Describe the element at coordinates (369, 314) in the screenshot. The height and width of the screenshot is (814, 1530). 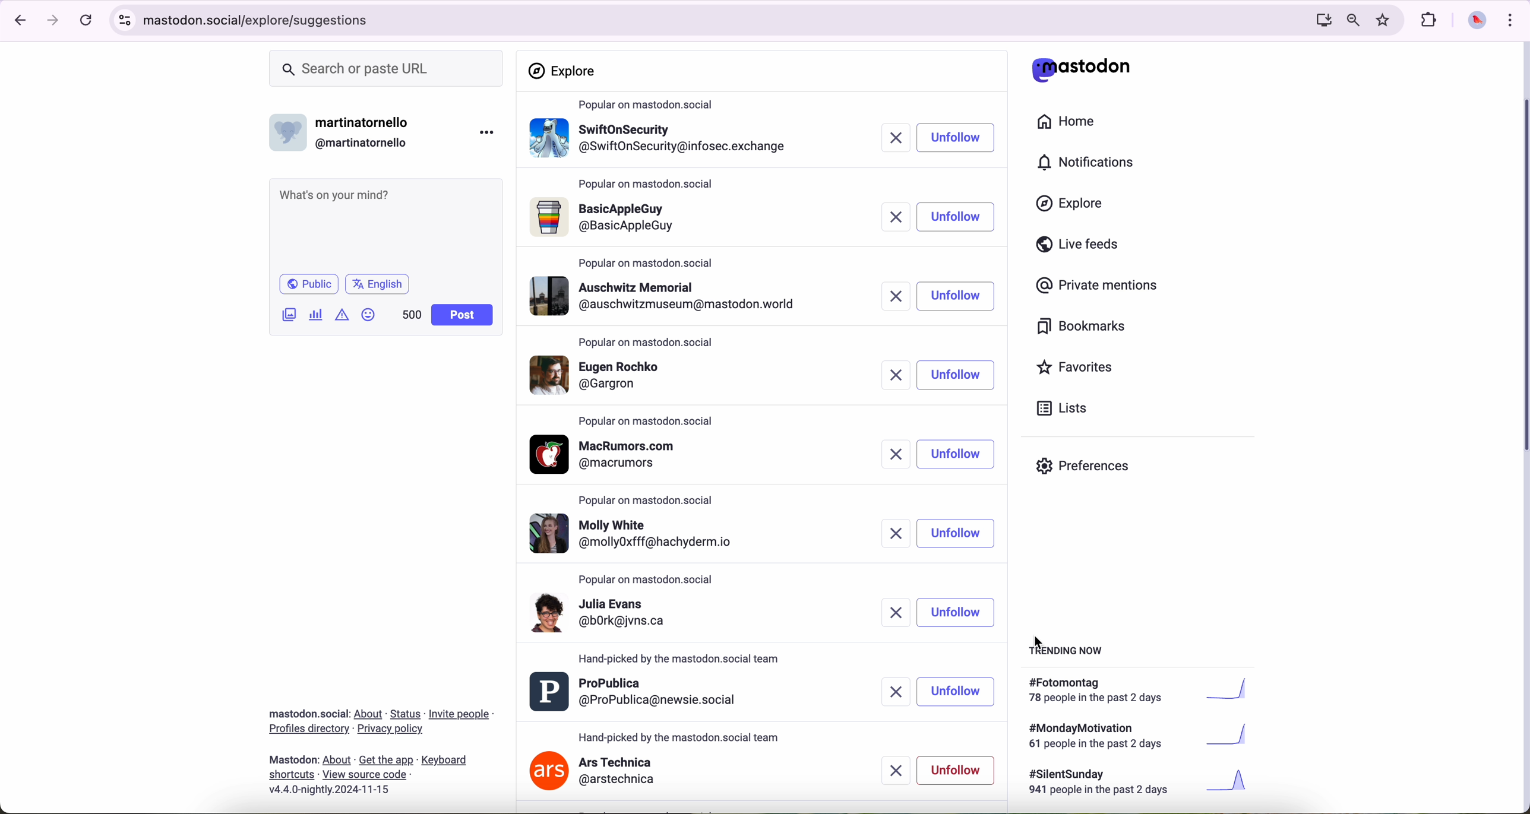
I see `emoji` at that location.